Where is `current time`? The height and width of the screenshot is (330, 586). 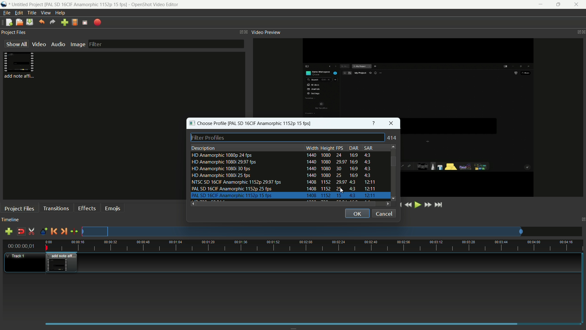 current time is located at coordinates (20, 247).